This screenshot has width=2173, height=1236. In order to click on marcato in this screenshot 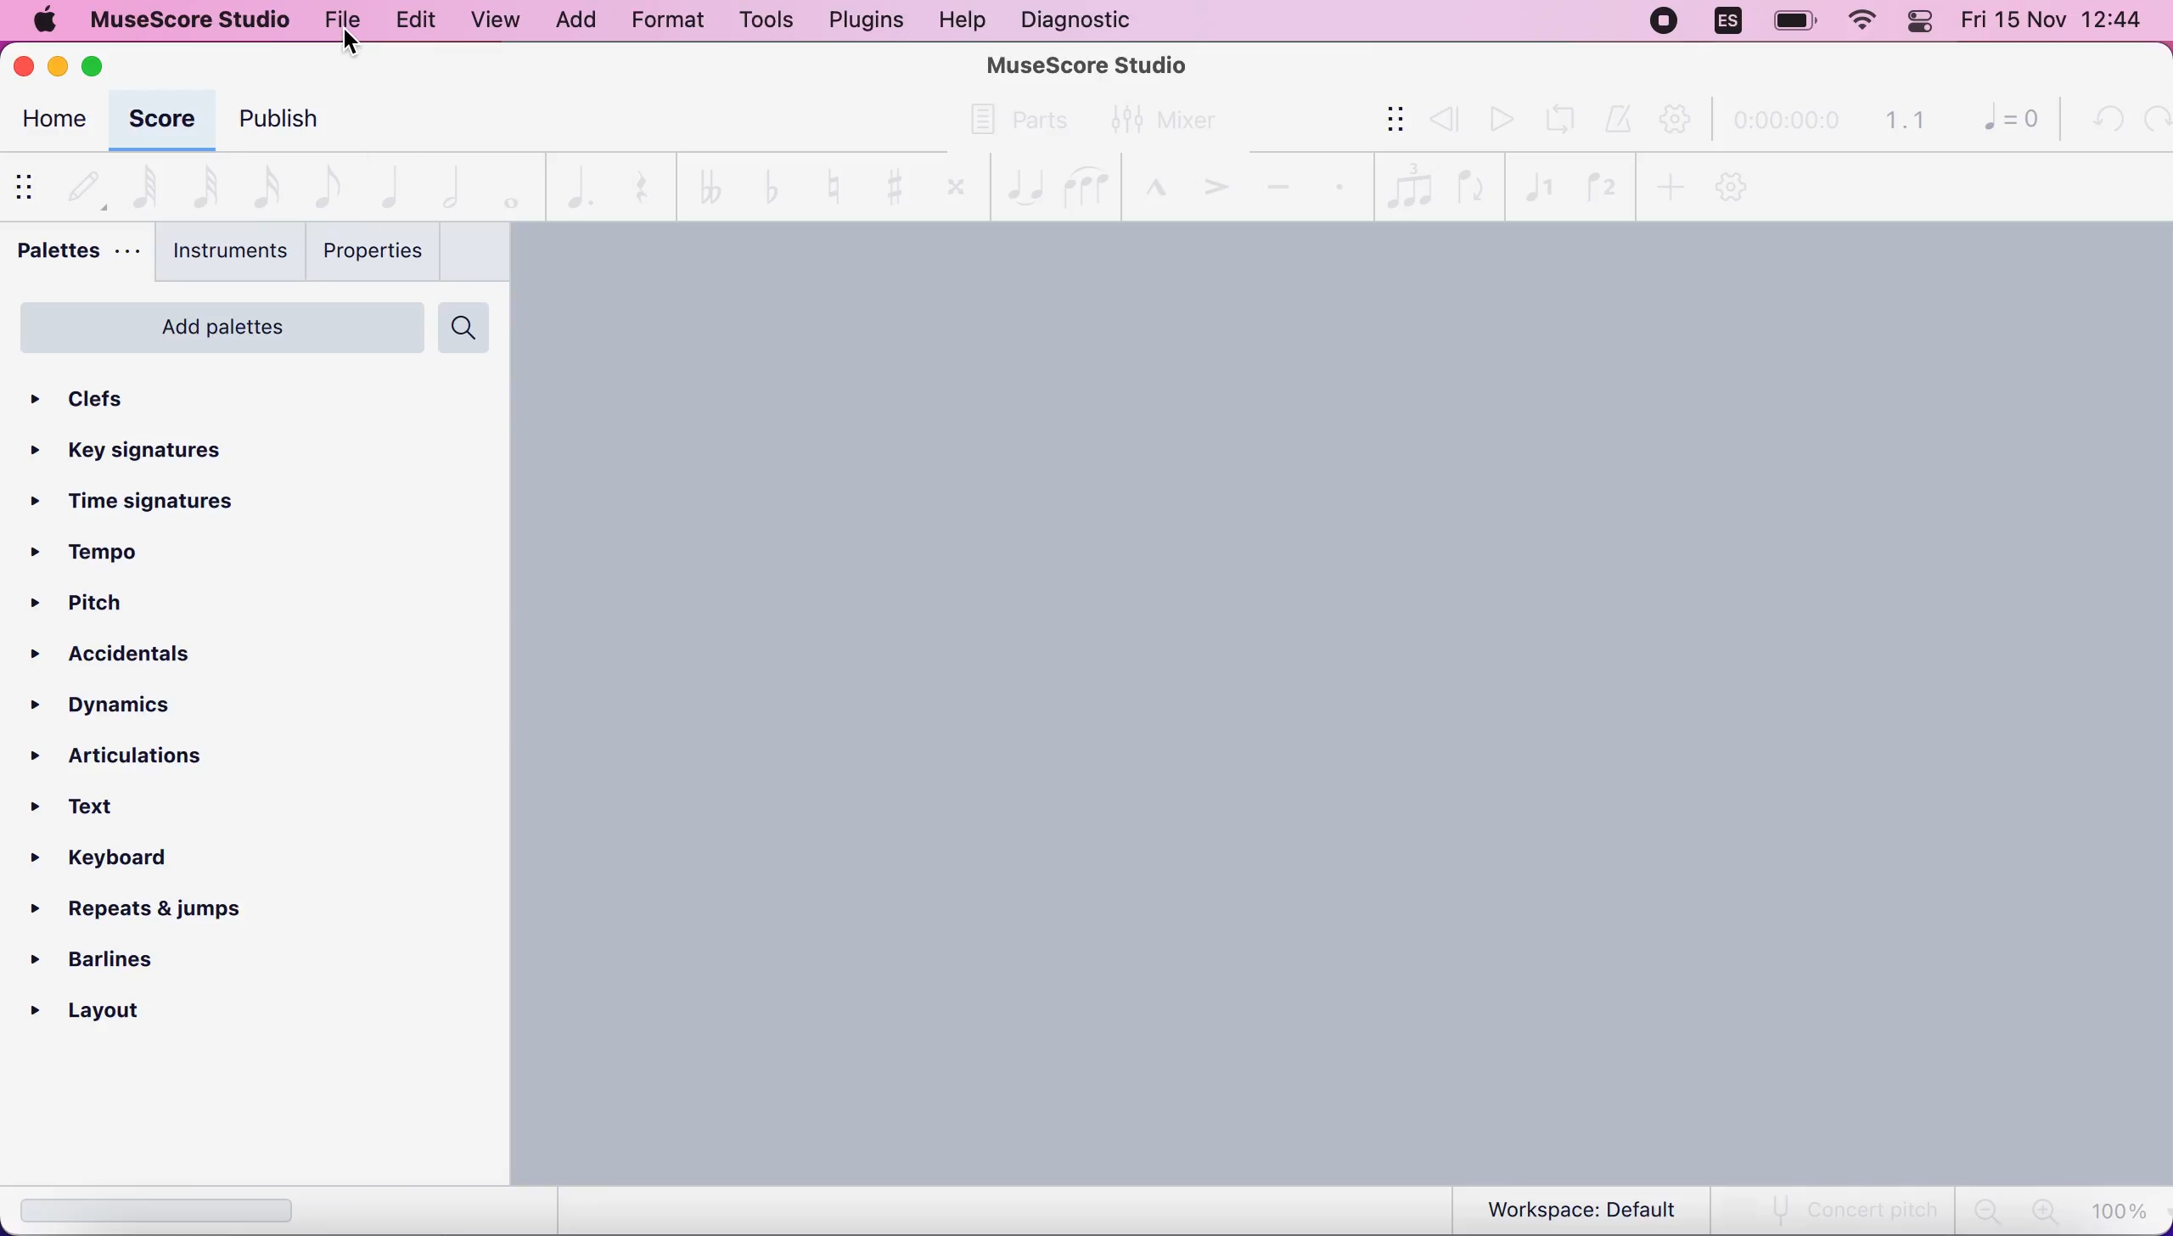, I will do `click(1152, 180)`.